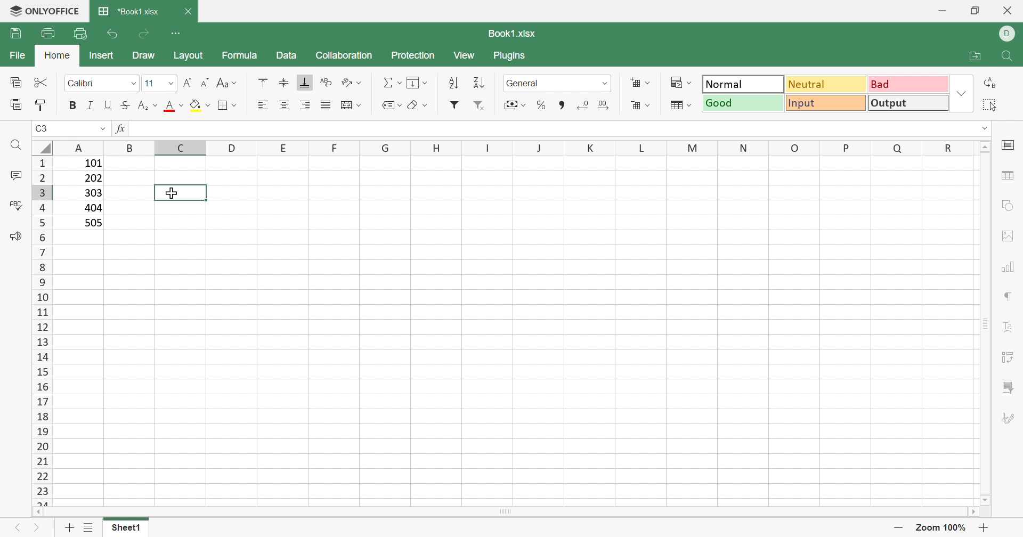 The width and height of the screenshot is (1023, 537). I want to click on selected cell, so click(180, 192).